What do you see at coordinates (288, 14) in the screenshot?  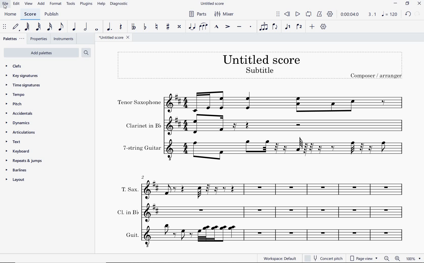 I see `REWIND` at bounding box center [288, 14].